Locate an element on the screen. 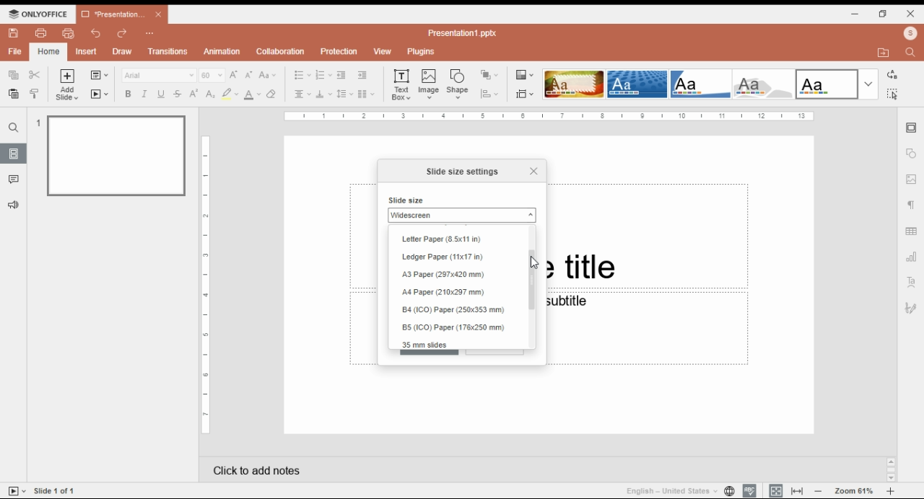 This screenshot has height=499, width=924. strikethrough is located at coordinates (178, 94).